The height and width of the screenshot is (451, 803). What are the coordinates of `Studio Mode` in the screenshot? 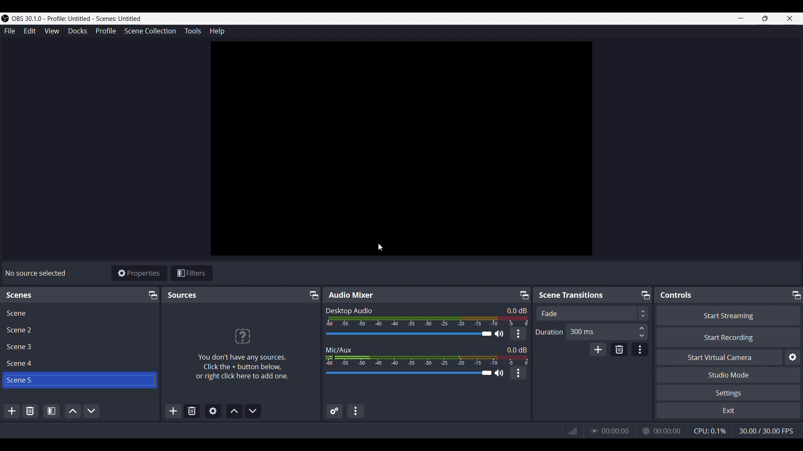 It's located at (729, 375).